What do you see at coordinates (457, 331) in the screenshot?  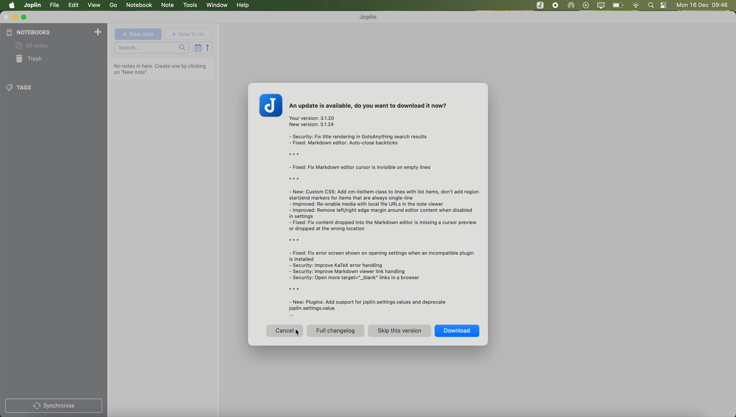 I see `download` at bounding box center [457, 331].